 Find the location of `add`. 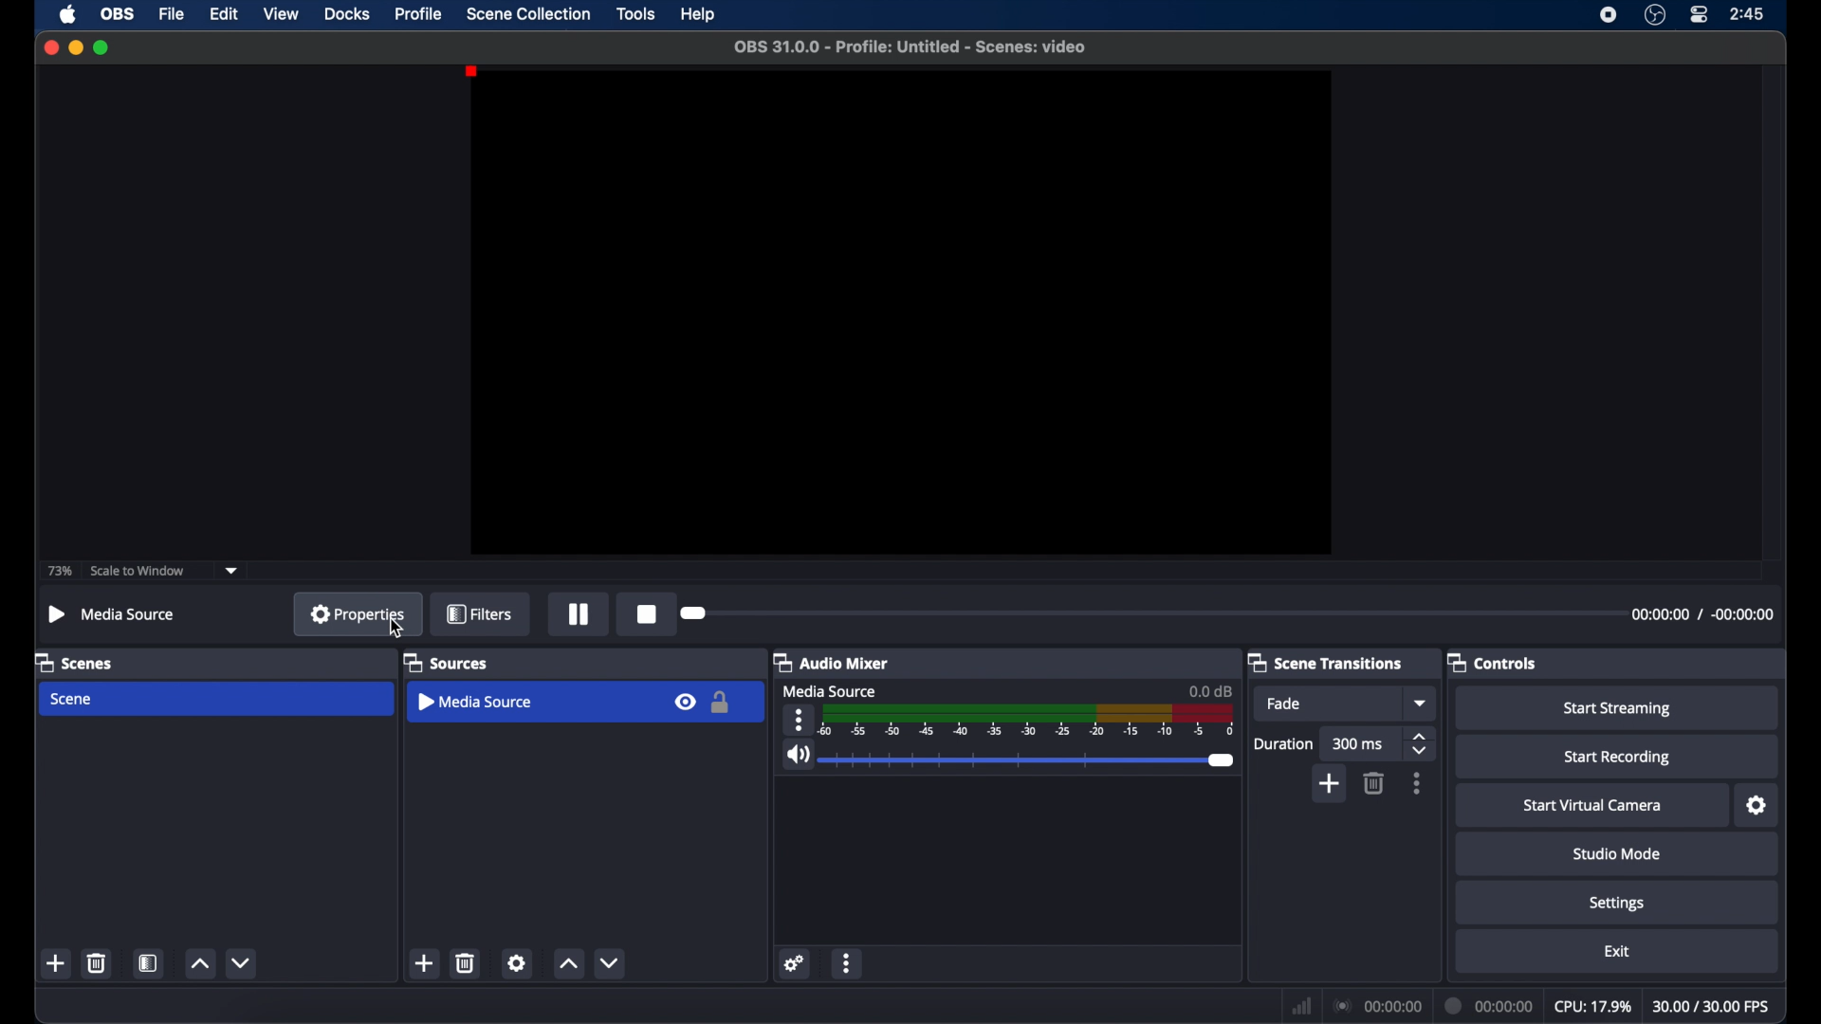

add is located at coordinates (425, 963).